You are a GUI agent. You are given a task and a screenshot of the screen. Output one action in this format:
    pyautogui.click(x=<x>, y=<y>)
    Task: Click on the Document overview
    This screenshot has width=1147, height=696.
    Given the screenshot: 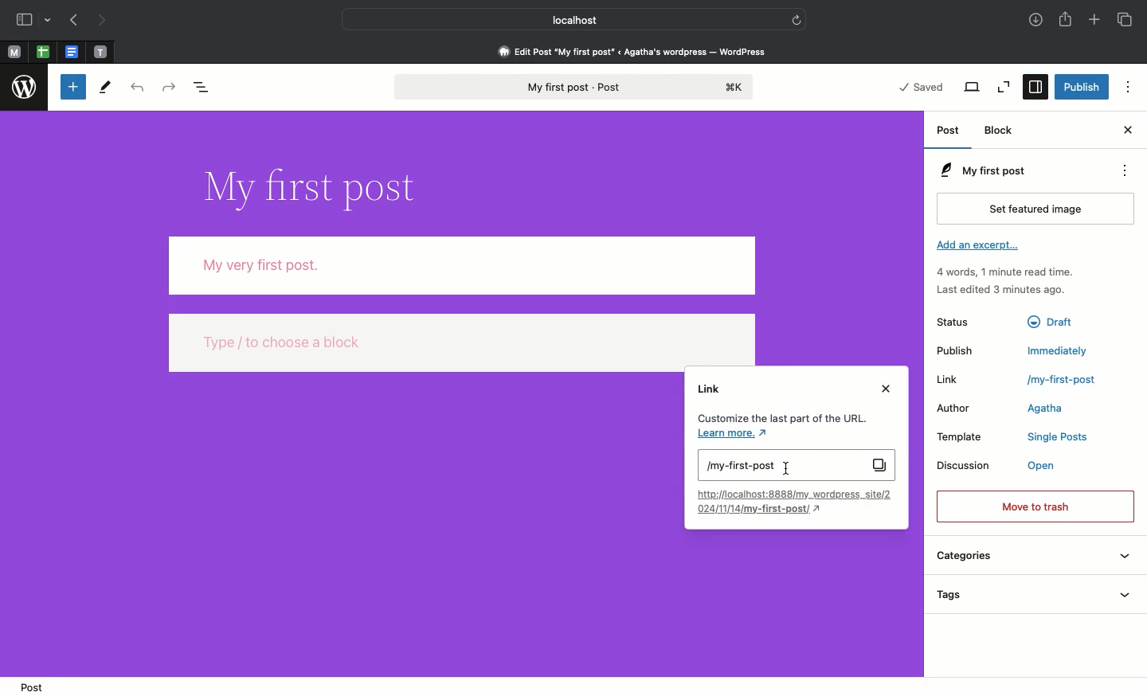 What is the action you would take?
    pyautogui.click(x=205, y=85)
    